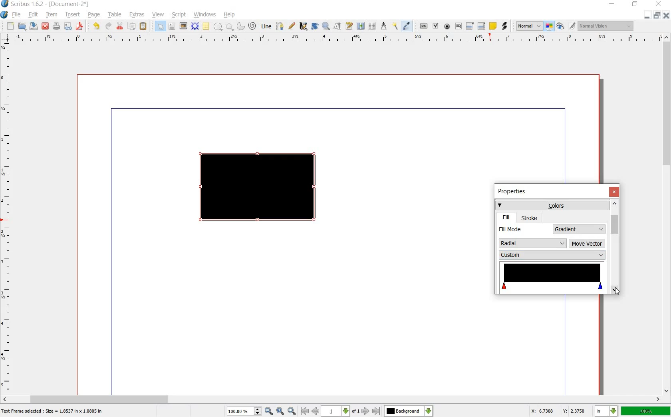  Describe the element at coordinates (373, 26) in the screenshot. I see `unlink text frame` at that location.